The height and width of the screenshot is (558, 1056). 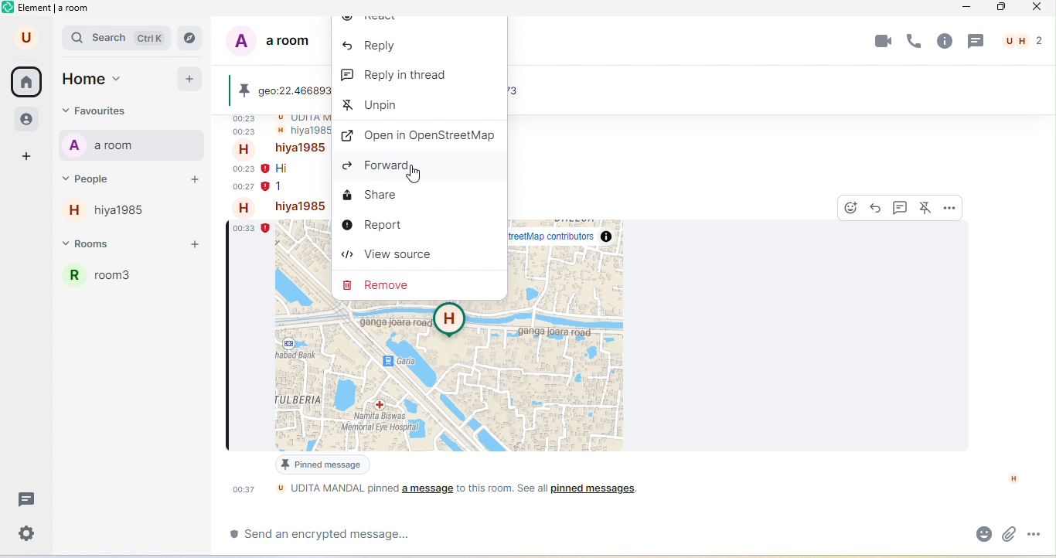 What do you see at coordinates (115, 214) in the screenshot?
I see `hiya 1985` at bounding box center [115, 214].